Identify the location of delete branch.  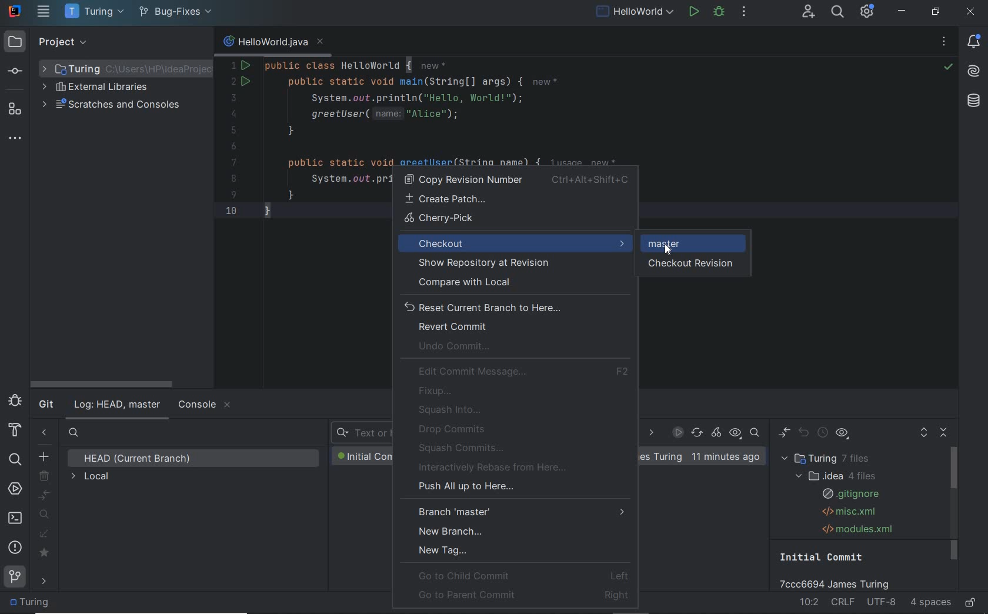
(45, 476).